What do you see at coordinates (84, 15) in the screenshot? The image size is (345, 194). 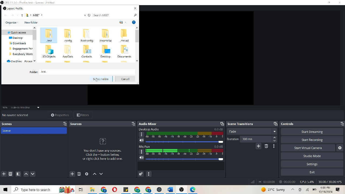 I see `drop down` at bounding box center [84, 15].